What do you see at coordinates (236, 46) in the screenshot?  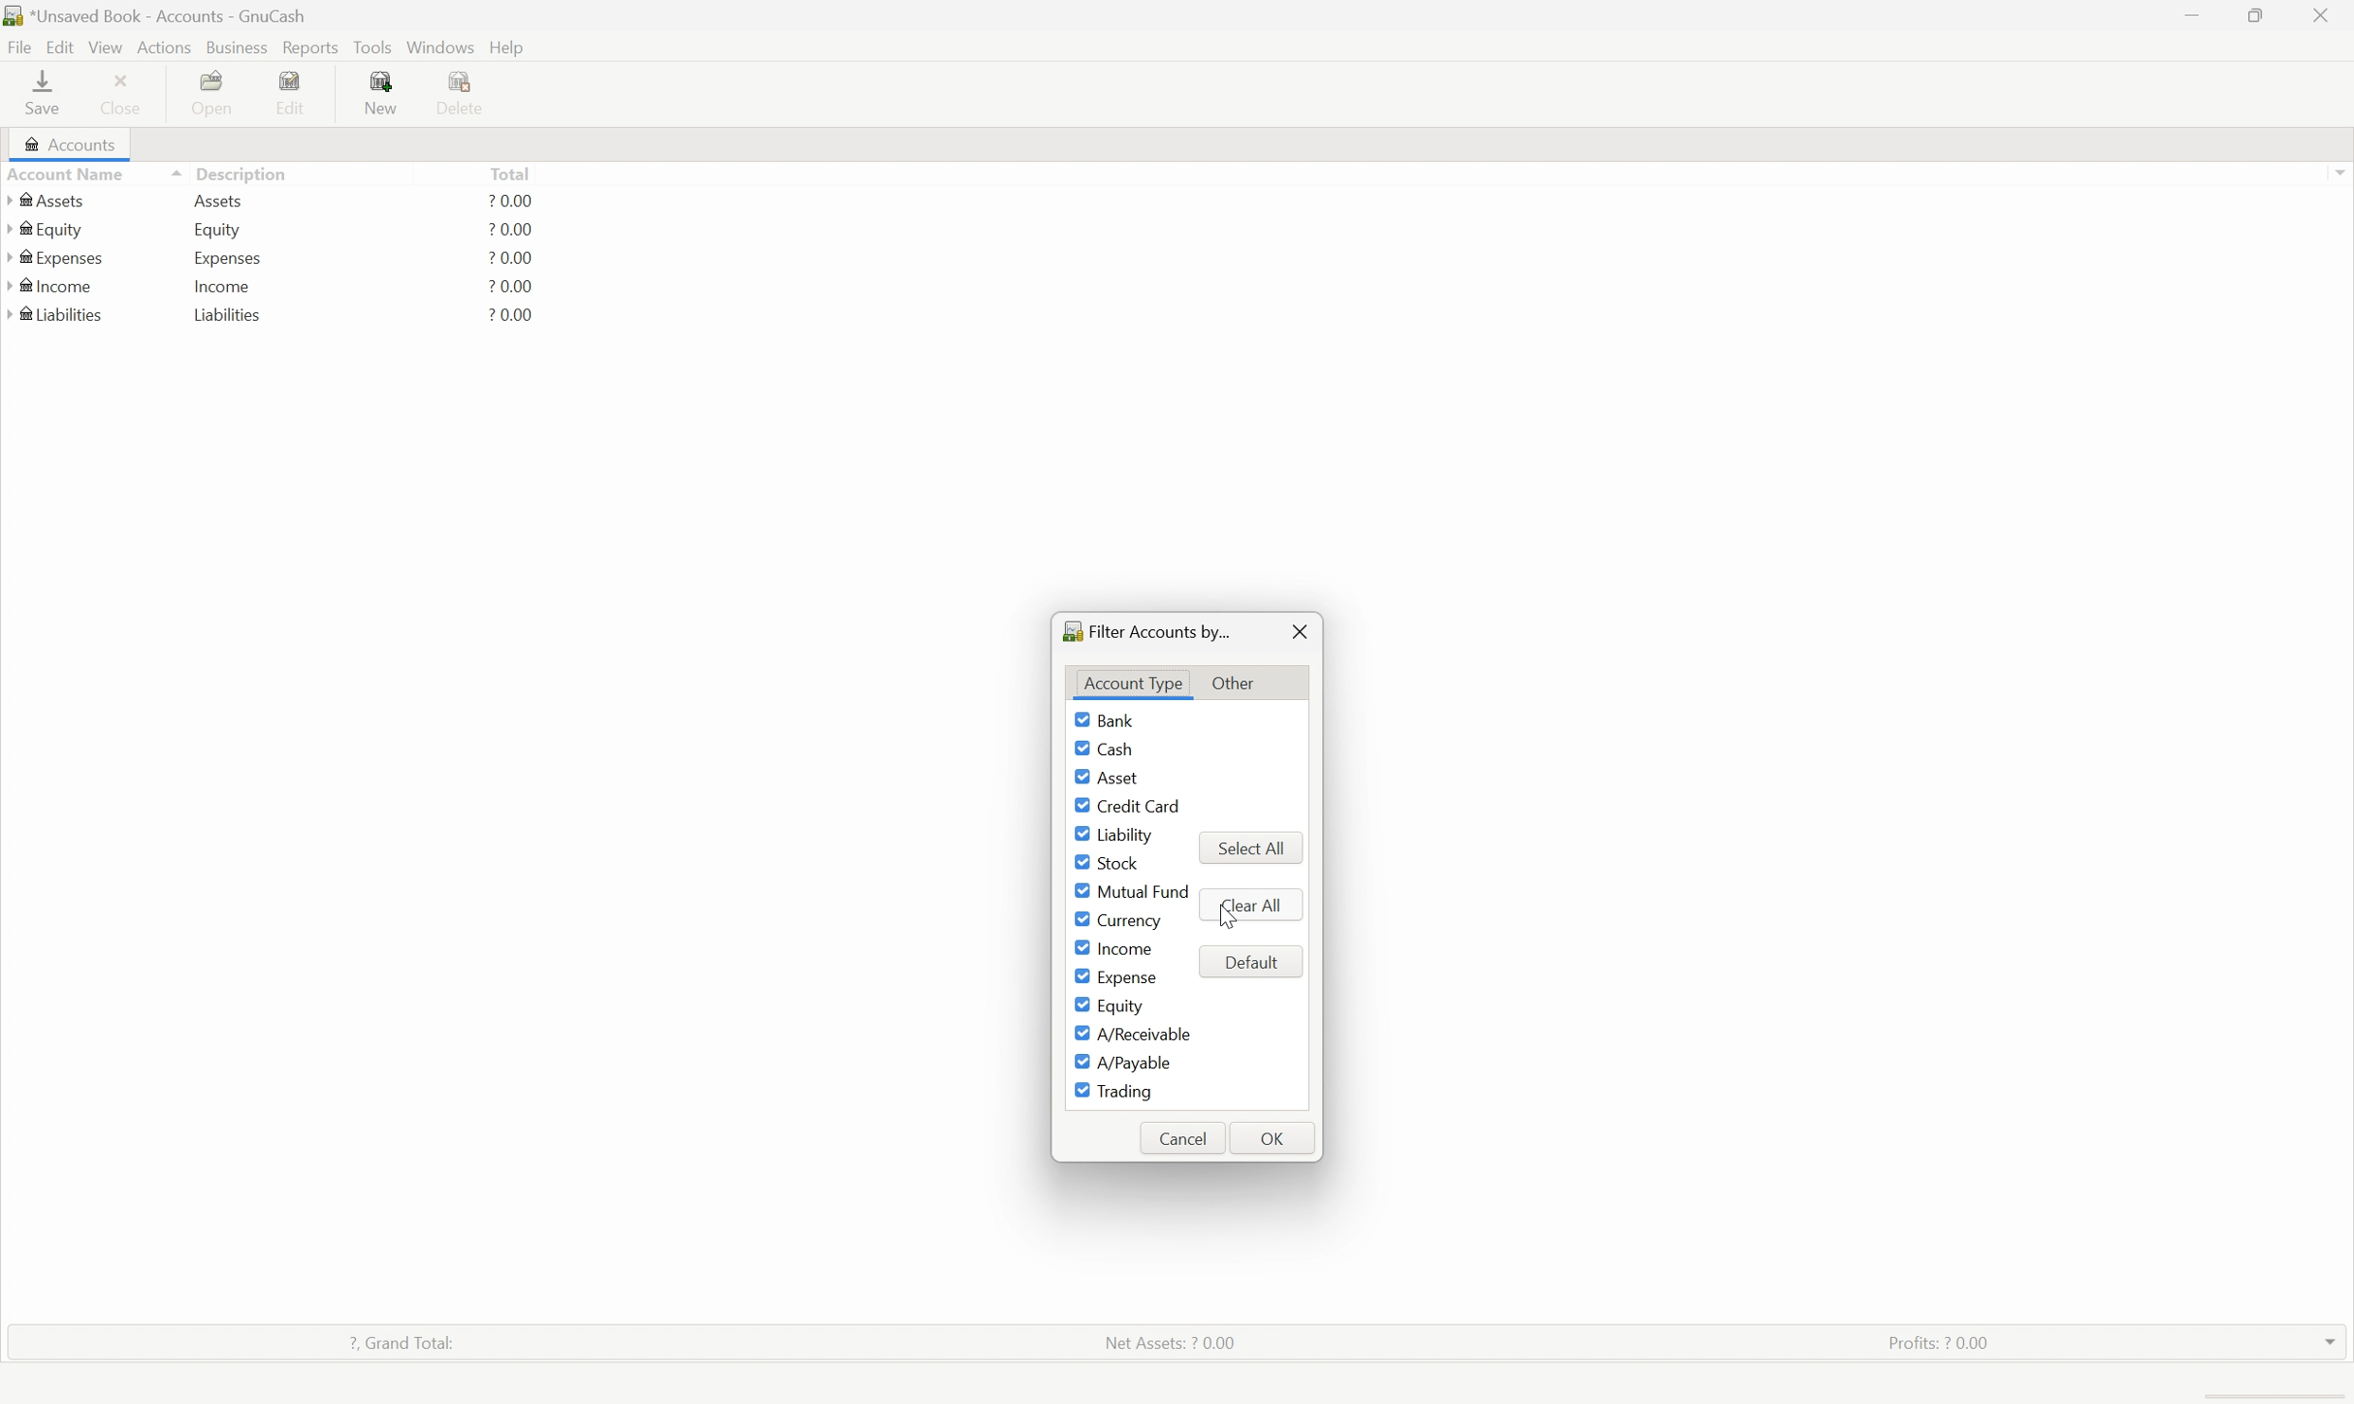 I see `Business` at bounding box center [236, 46].